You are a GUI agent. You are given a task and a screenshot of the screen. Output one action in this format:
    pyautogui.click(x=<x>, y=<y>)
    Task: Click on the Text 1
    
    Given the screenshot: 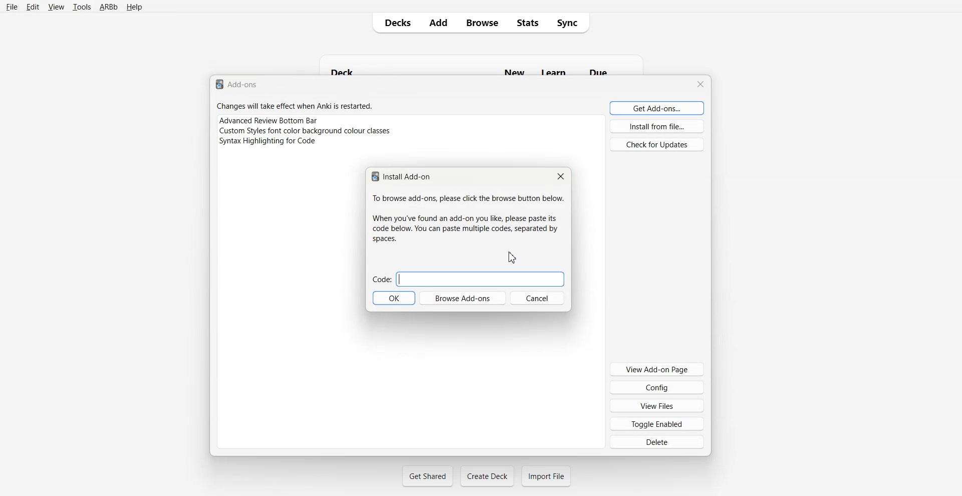 What is the action you would take?
    pyautogui.click(x=239, y=85)
    